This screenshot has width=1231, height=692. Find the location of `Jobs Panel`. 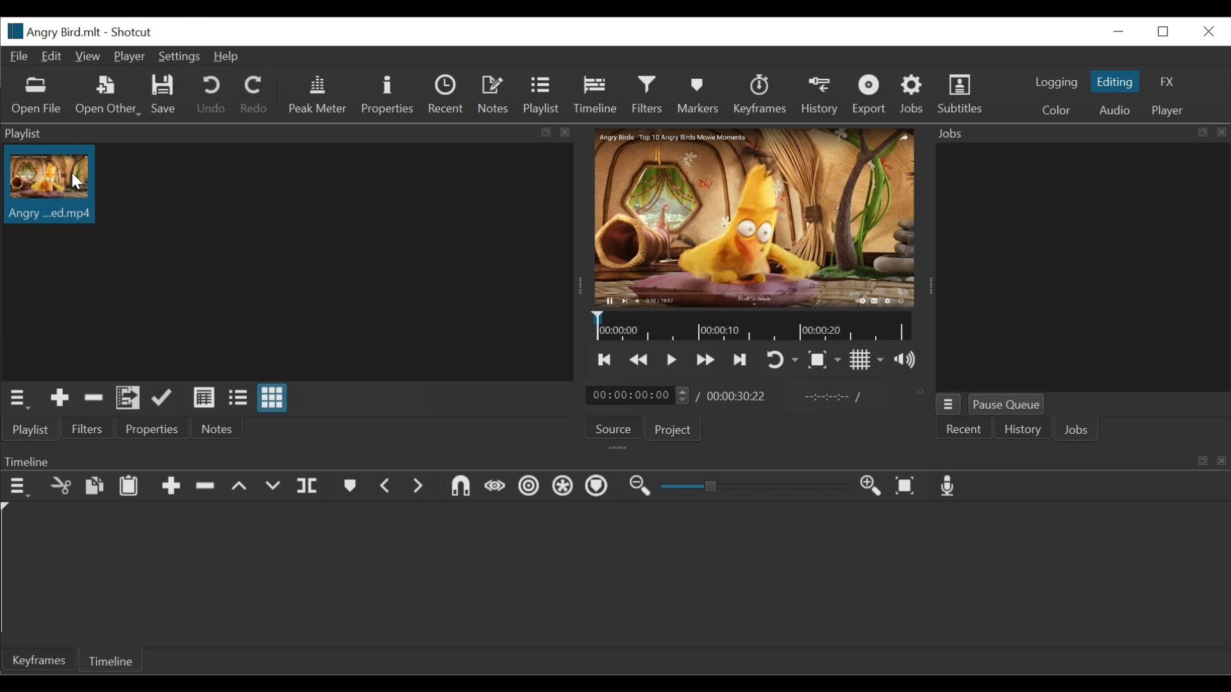

Jobs Panel is located at coordinates (1082, 267).